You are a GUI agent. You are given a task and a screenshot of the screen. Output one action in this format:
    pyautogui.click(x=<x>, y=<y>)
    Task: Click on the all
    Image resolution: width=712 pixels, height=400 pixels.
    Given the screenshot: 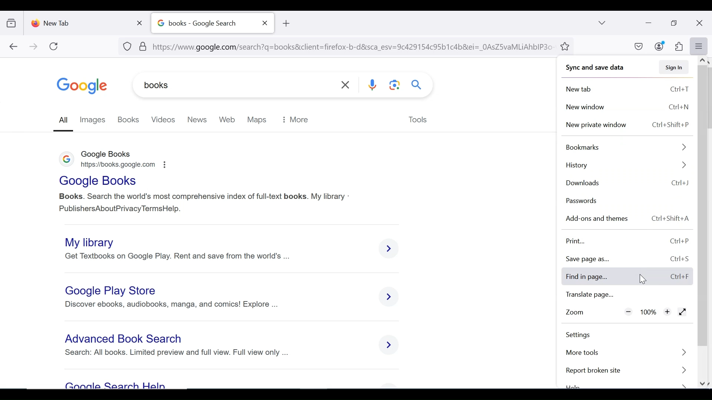 What is the action you would take?
    pyautogui.click(x=64, y=120)
    